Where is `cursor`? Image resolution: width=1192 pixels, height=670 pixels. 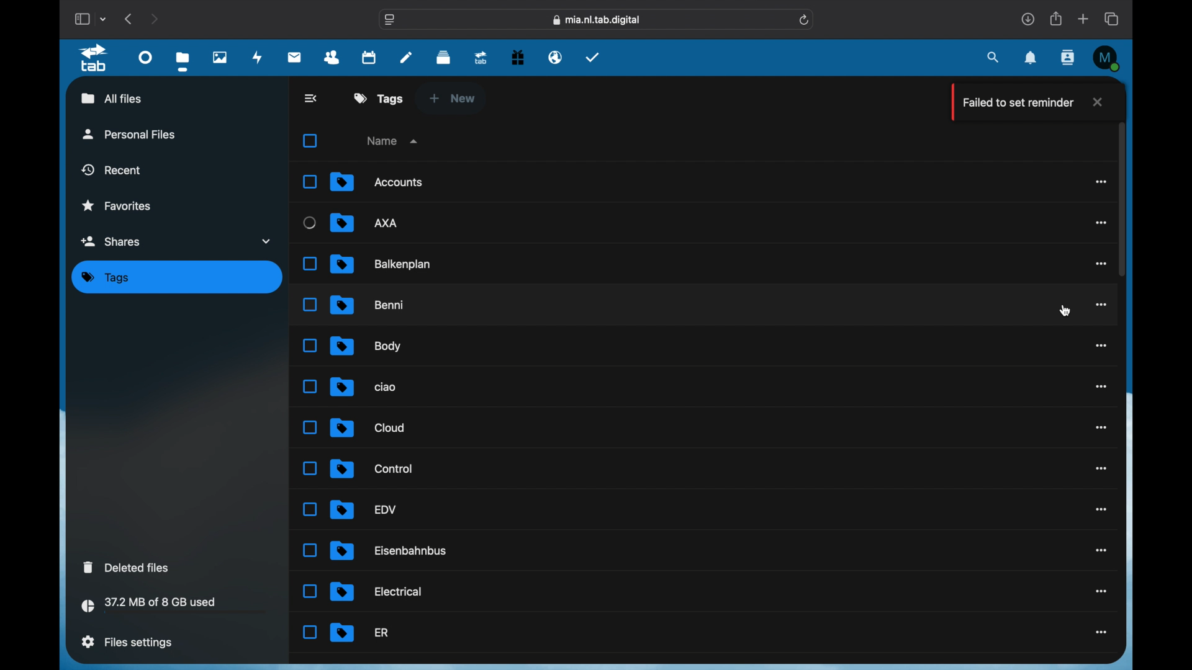
cursor is located at coordinates (1067, 310).